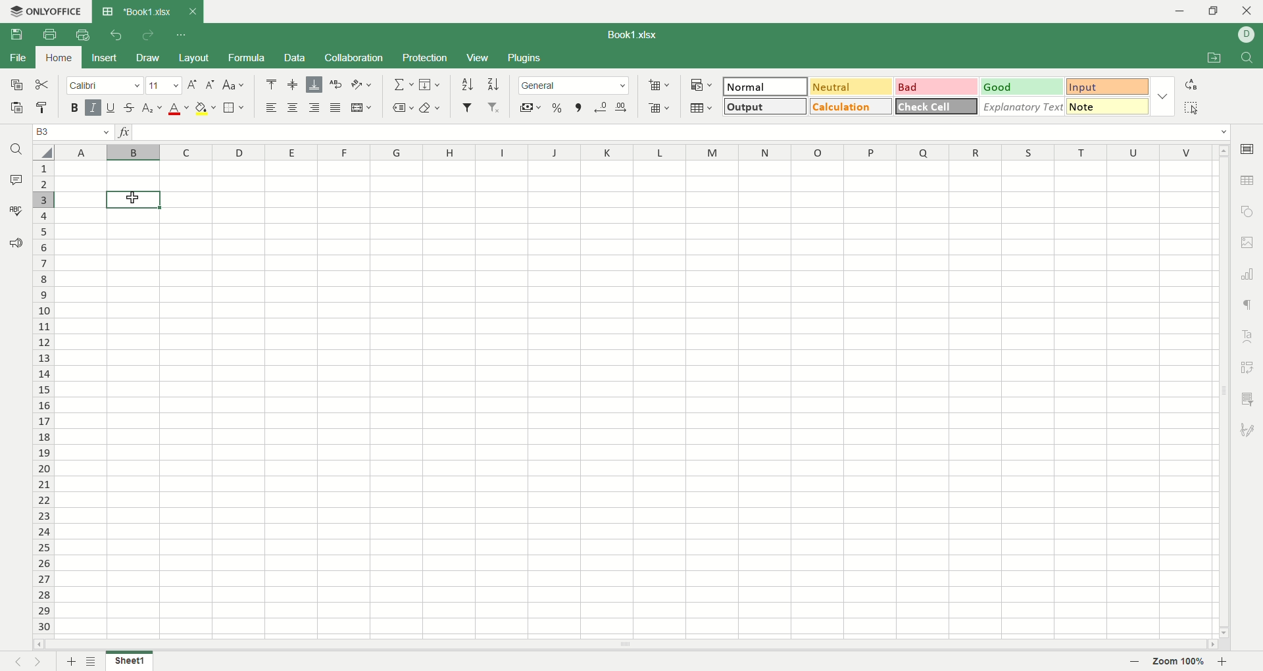 The height and width of the screenshot is (671, 1263). I want to click on table, so click(702, 109).